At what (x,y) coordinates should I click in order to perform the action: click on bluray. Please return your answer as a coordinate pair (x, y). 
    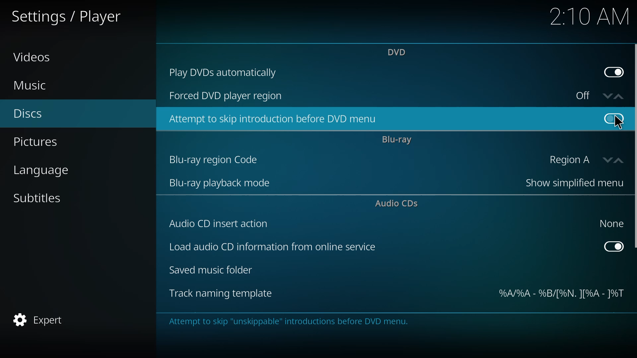
    Looking at the image, I should click on (398, 140).